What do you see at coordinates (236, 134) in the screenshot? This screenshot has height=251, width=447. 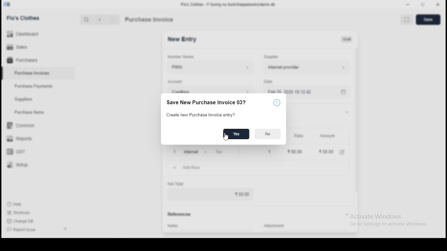 I see `yes` at bounding box center [236, 134].